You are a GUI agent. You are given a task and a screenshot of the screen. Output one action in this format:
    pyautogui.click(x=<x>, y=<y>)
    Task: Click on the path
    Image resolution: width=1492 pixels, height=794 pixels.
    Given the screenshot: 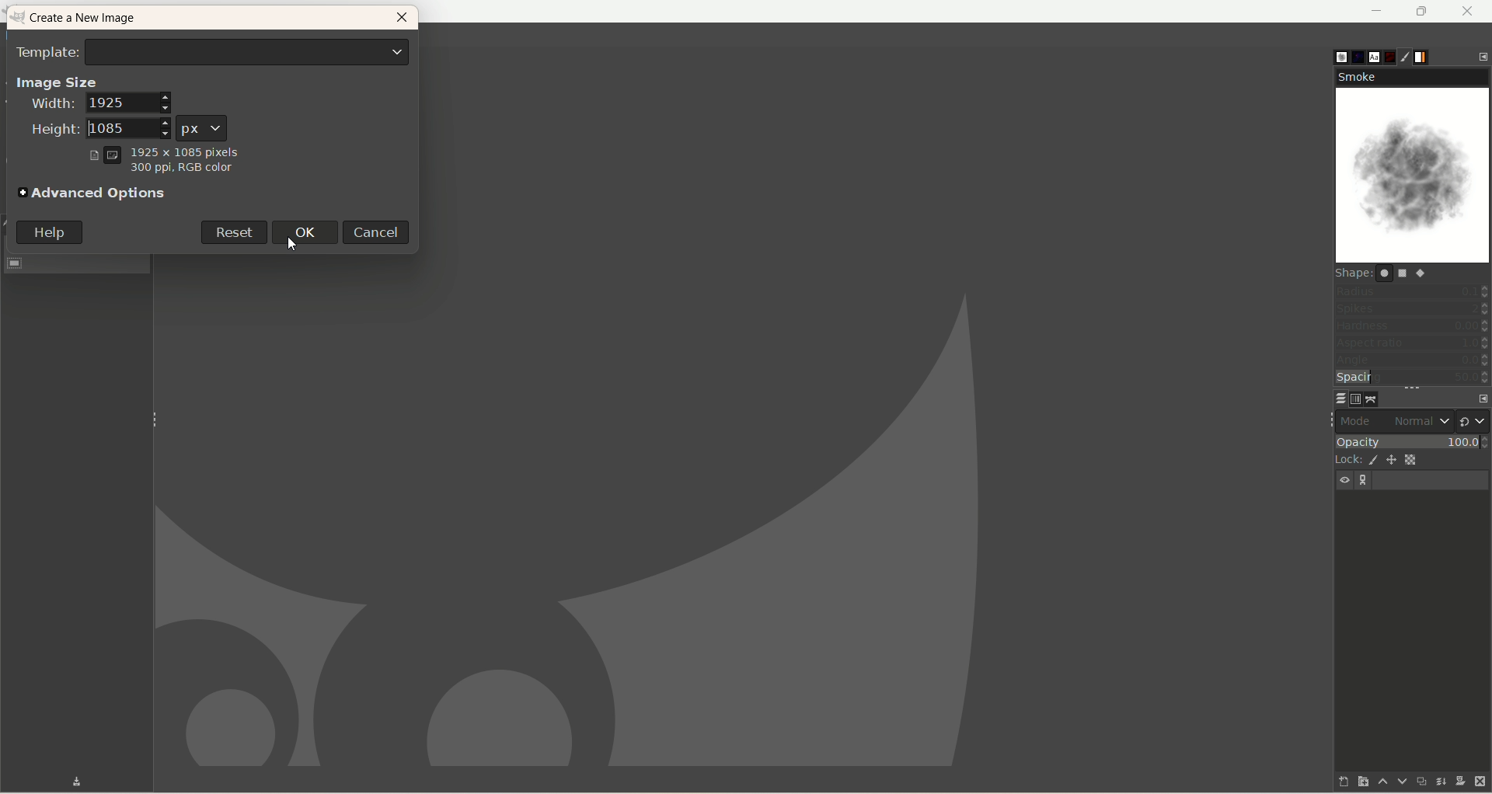 What is the action you would take?
    pyautogui.click(x=1372, y=399)
    